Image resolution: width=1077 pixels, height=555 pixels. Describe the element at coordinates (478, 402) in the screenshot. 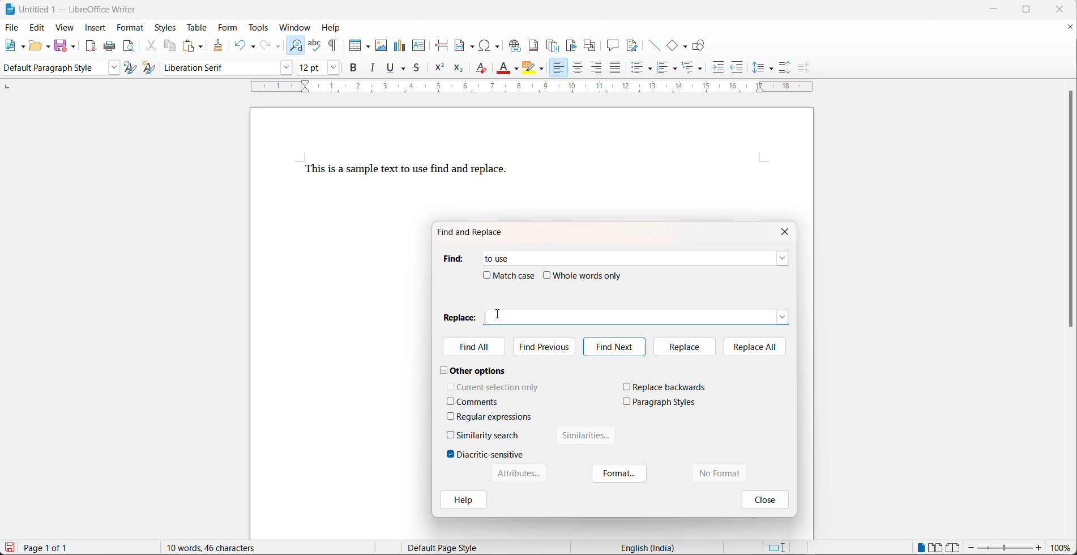

I see `comments` at that location.